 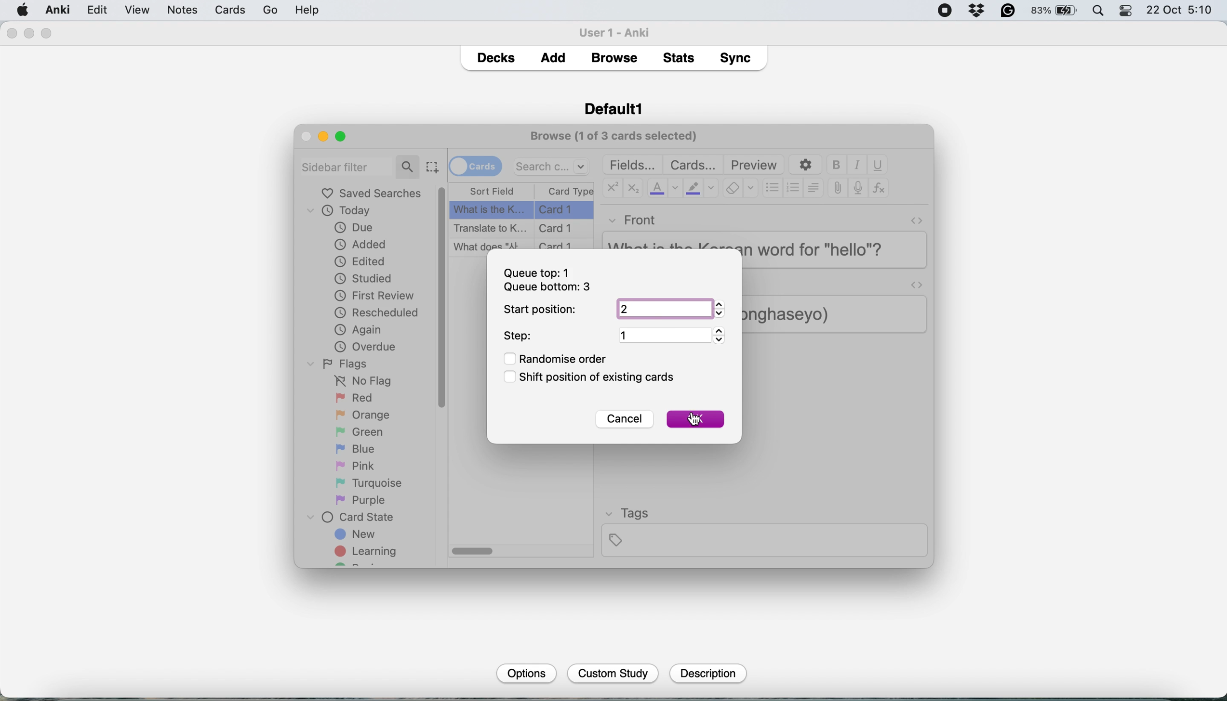 I want to click on control center, so click(x=1127, y=11).